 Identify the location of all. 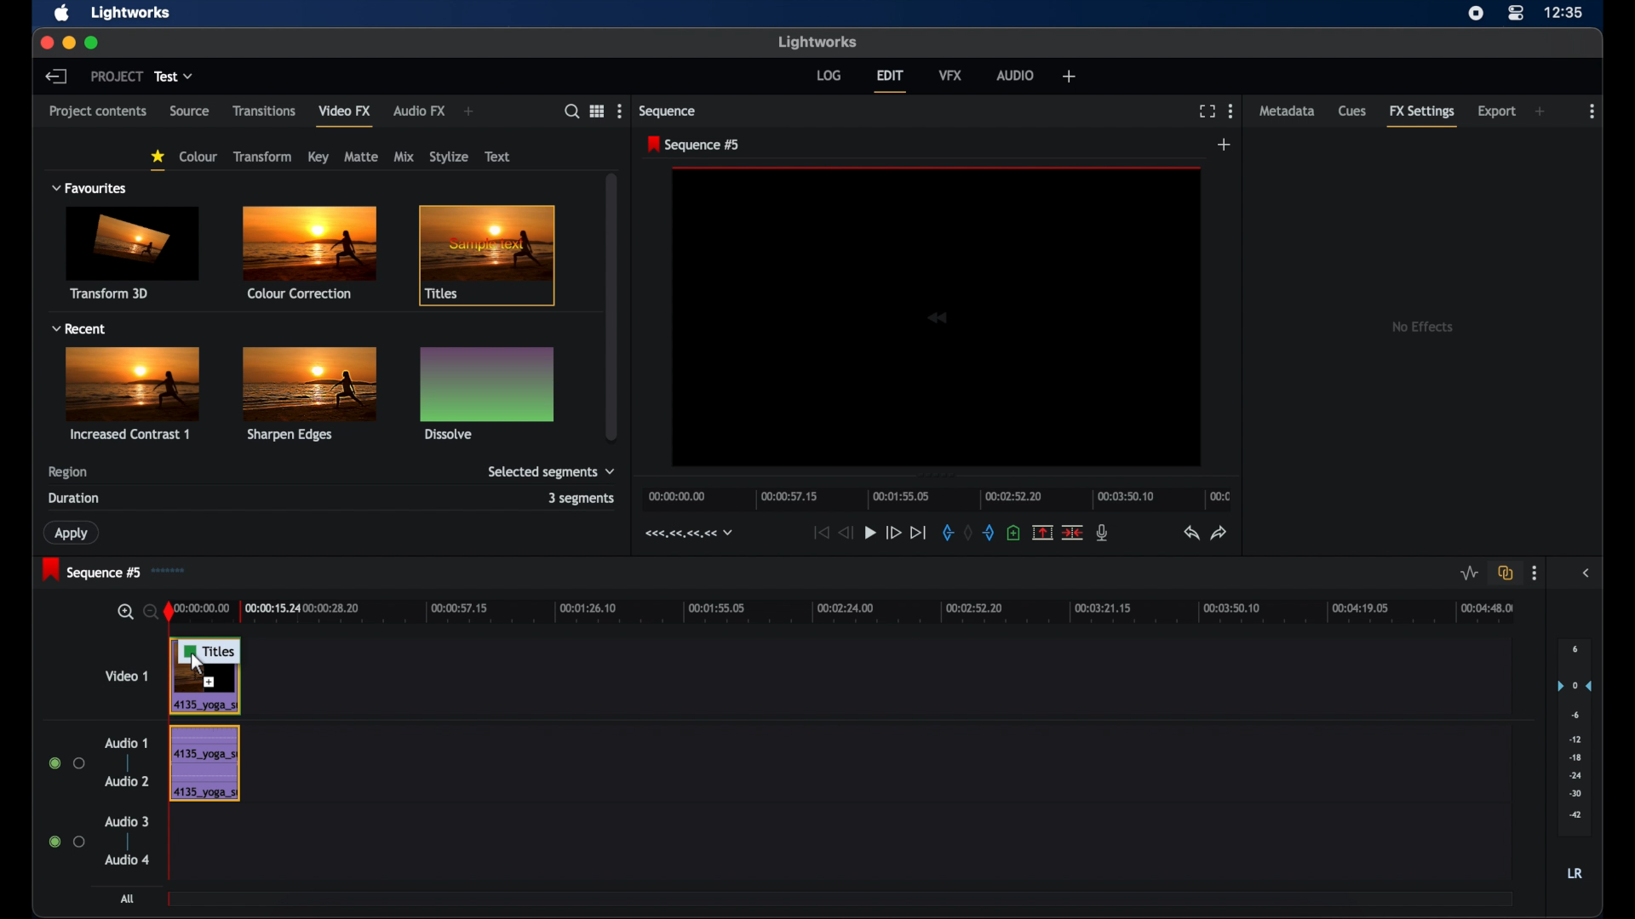
(129, 899).